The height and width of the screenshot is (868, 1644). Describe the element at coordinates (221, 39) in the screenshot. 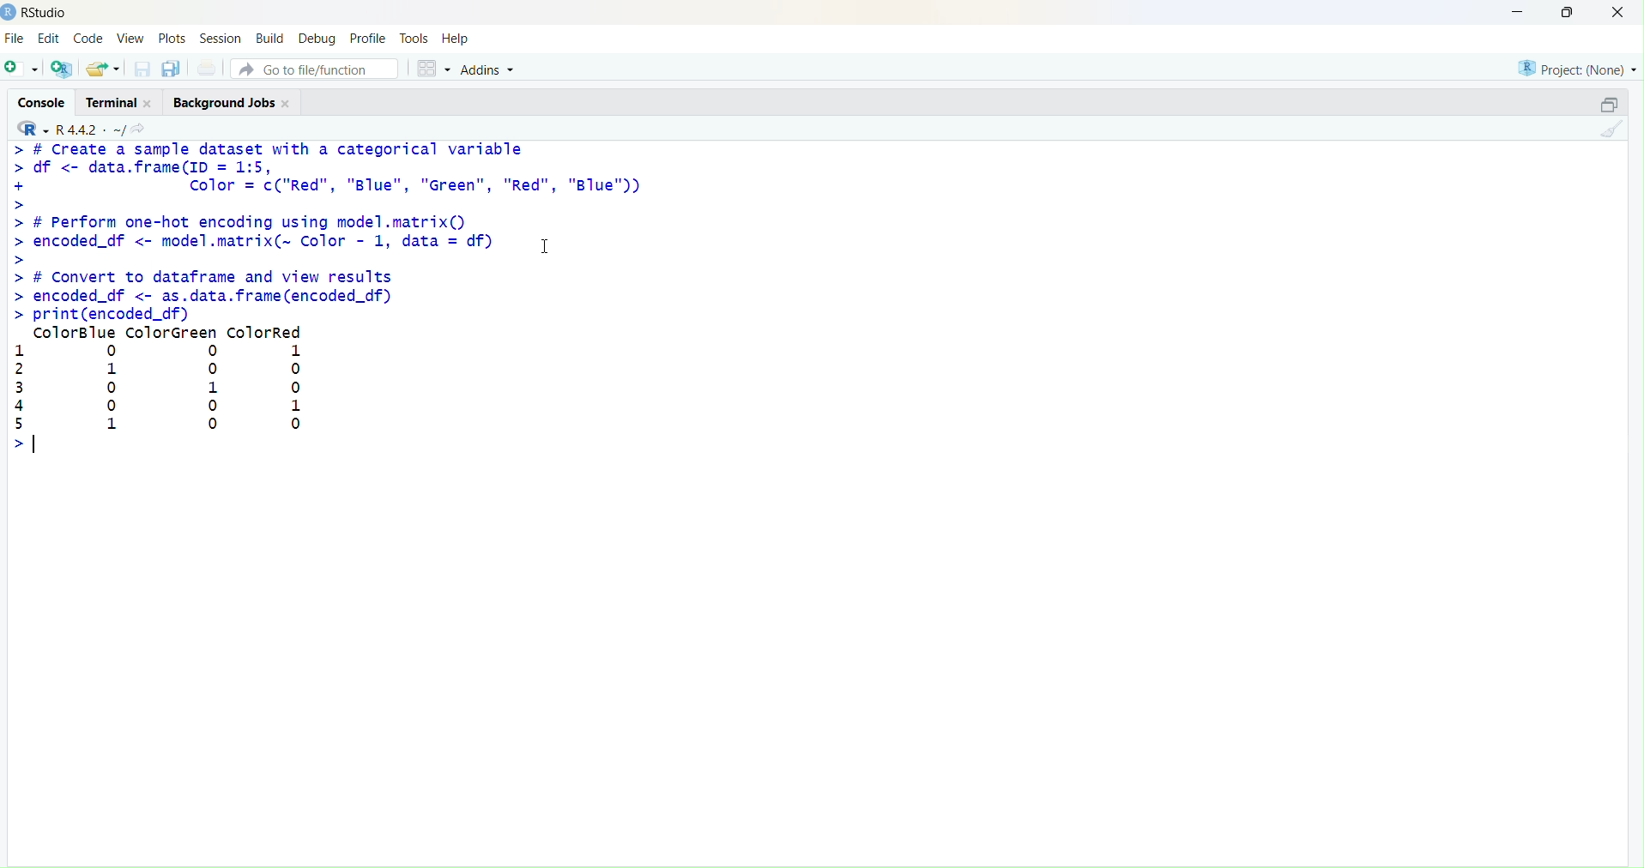

I see `session` at that location.